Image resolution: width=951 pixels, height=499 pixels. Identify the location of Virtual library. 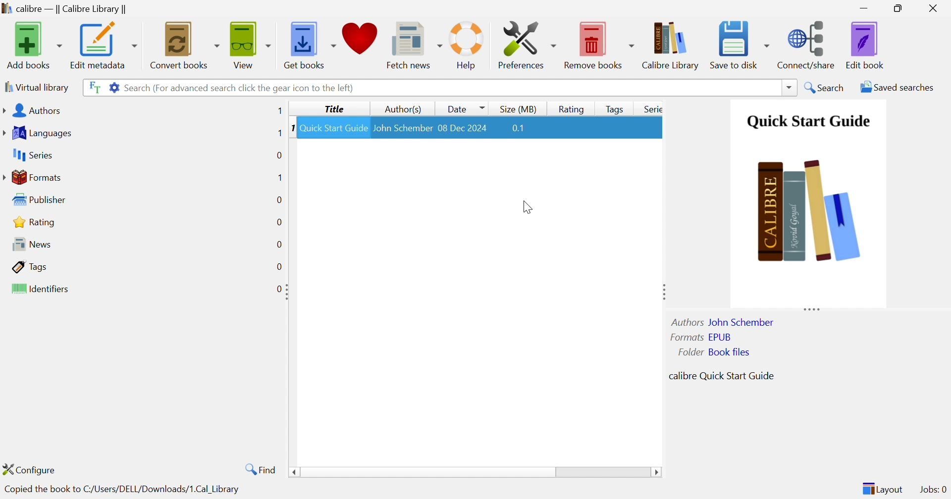
(37, 87).